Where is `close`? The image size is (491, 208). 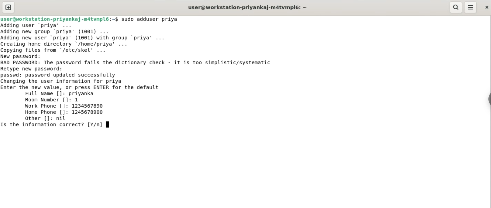 close is located at coordinates (486, 7).